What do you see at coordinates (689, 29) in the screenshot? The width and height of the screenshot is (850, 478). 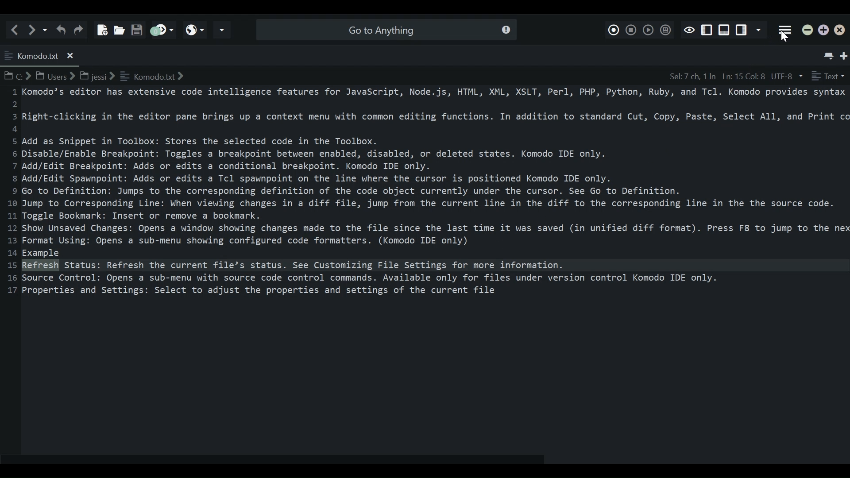 I see `Toggle Focus mode` at bounding box center [689, 29].